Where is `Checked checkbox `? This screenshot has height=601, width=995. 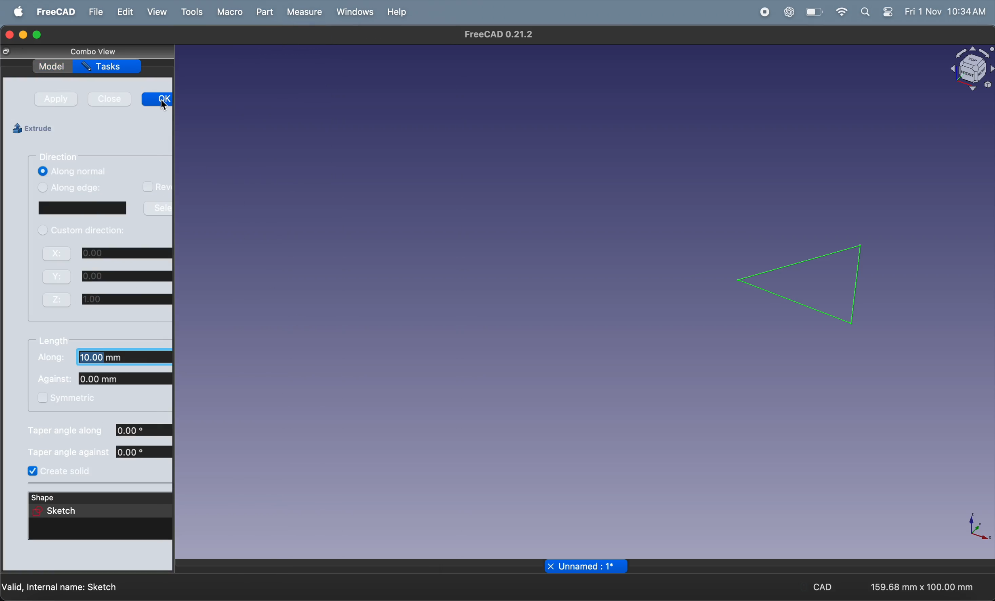 Checked checkbox  is located at coordinates (44, 171).